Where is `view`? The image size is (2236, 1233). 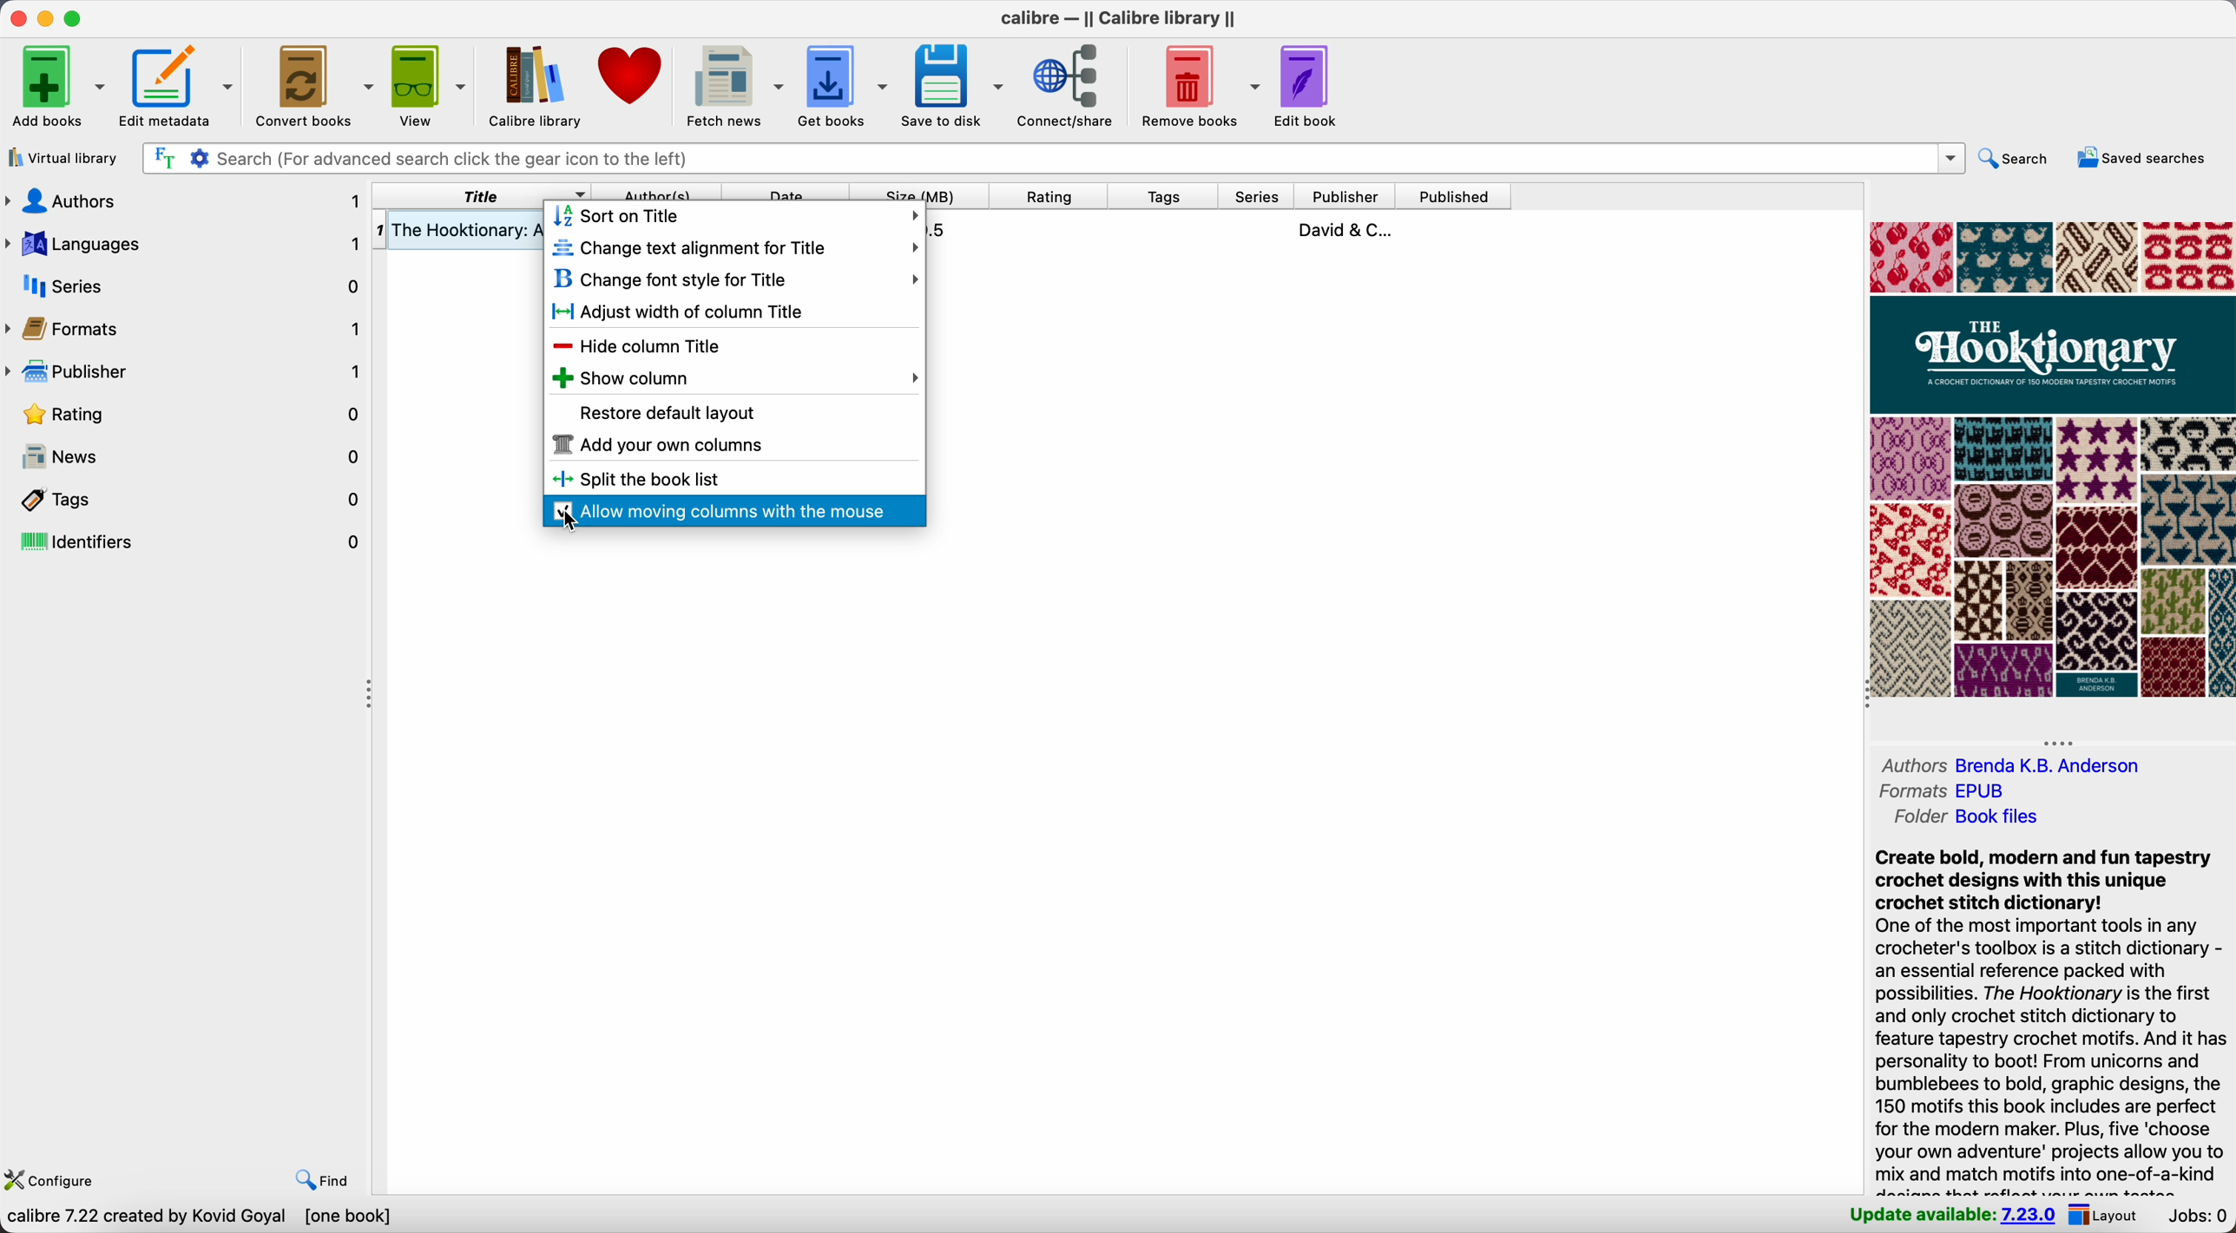 view is located at coordinates (426, 83).